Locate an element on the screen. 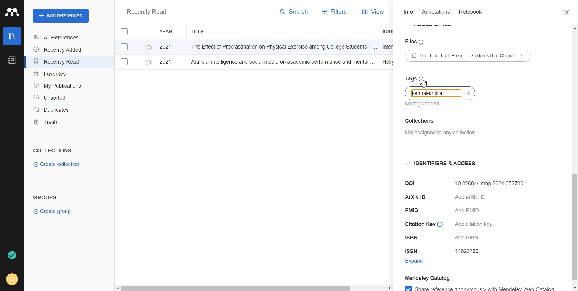 This screenshot has height=291, width=578. Journal-article is located at coordinates (427, 94).